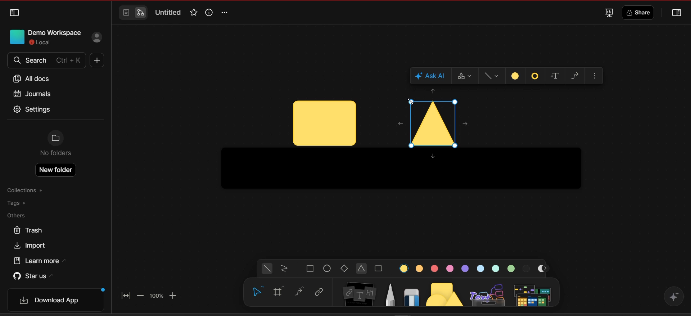 Image resolution: width=691 pixels, height=316 pixels. Describe the element at coordinates (319, 292) in the screenshot. I see `link` at that location.